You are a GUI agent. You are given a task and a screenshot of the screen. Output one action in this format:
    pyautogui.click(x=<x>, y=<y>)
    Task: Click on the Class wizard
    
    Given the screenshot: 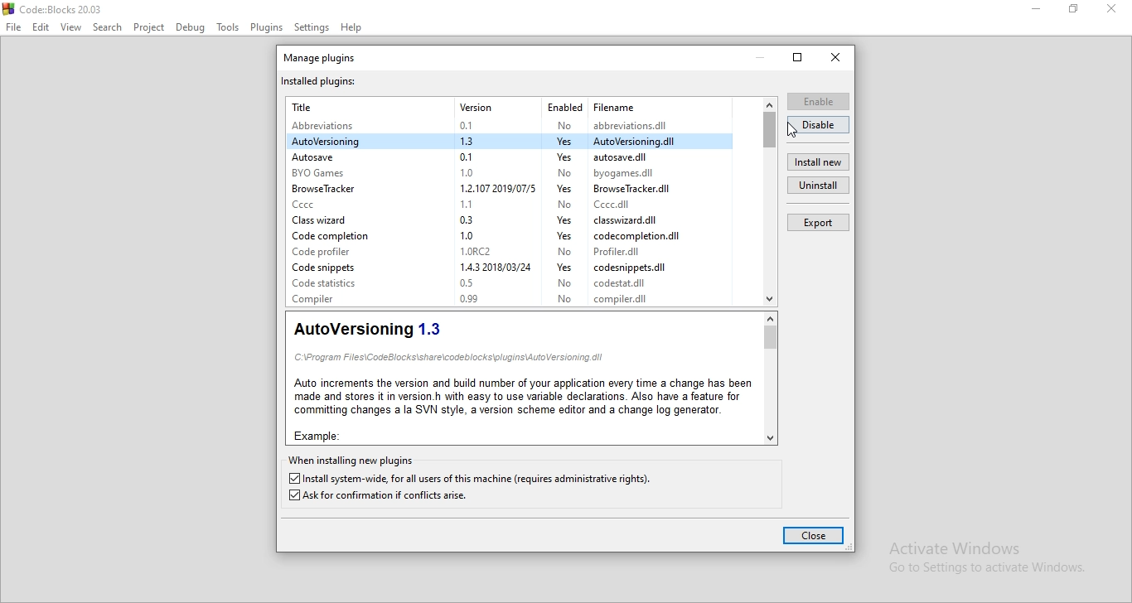 What is the action you would take?
    pyautogui.click(x=328, y=220)
    